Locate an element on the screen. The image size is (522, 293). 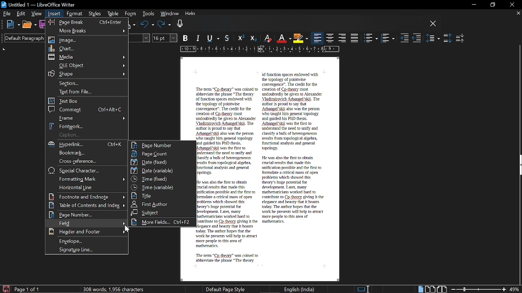
Align left is located at coordinates (318, 38).